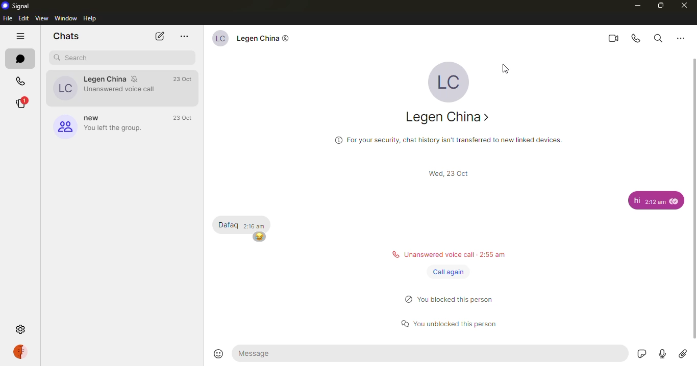  What do you see at coordinates (104, 89) in the screenshot?
I see `contact muted` at bounding box center [104, 89].